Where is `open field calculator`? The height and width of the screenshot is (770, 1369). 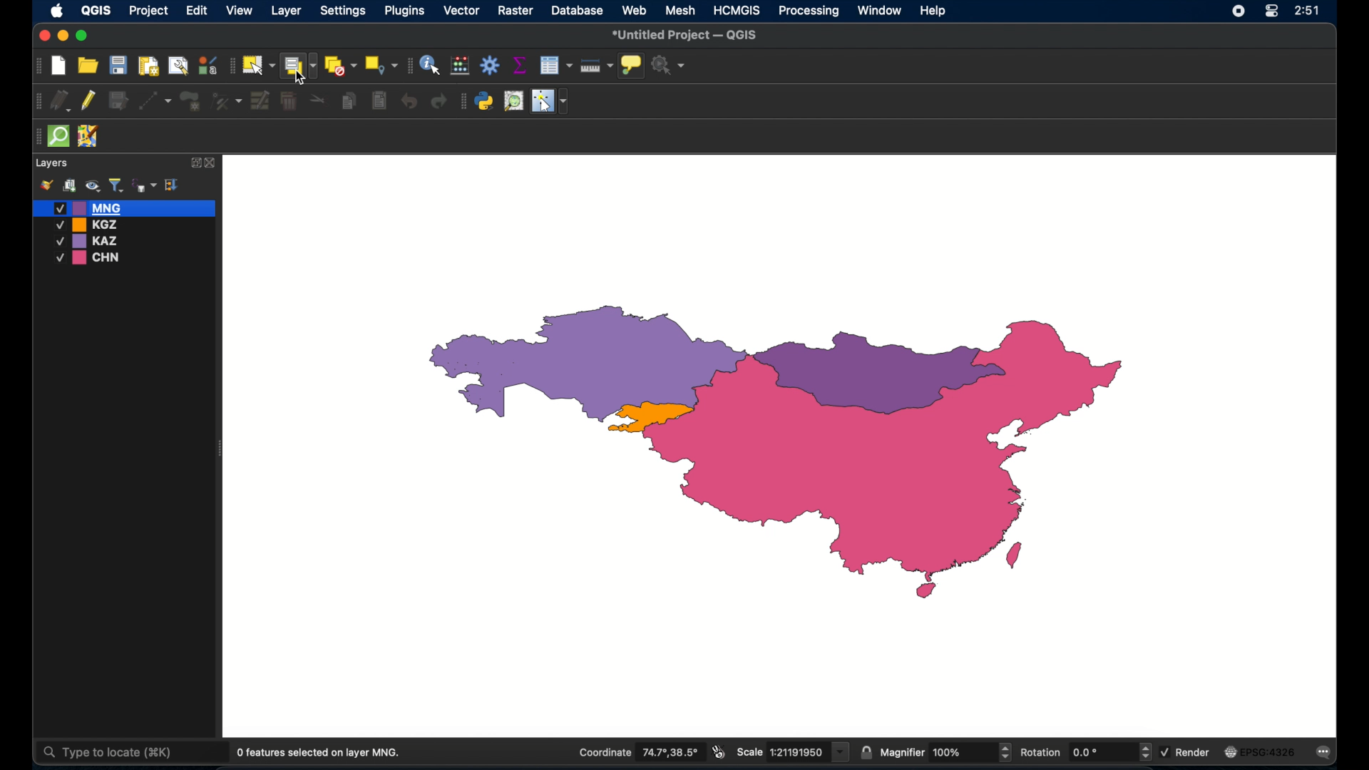
open field calculator is located at coordinates (461, 65).